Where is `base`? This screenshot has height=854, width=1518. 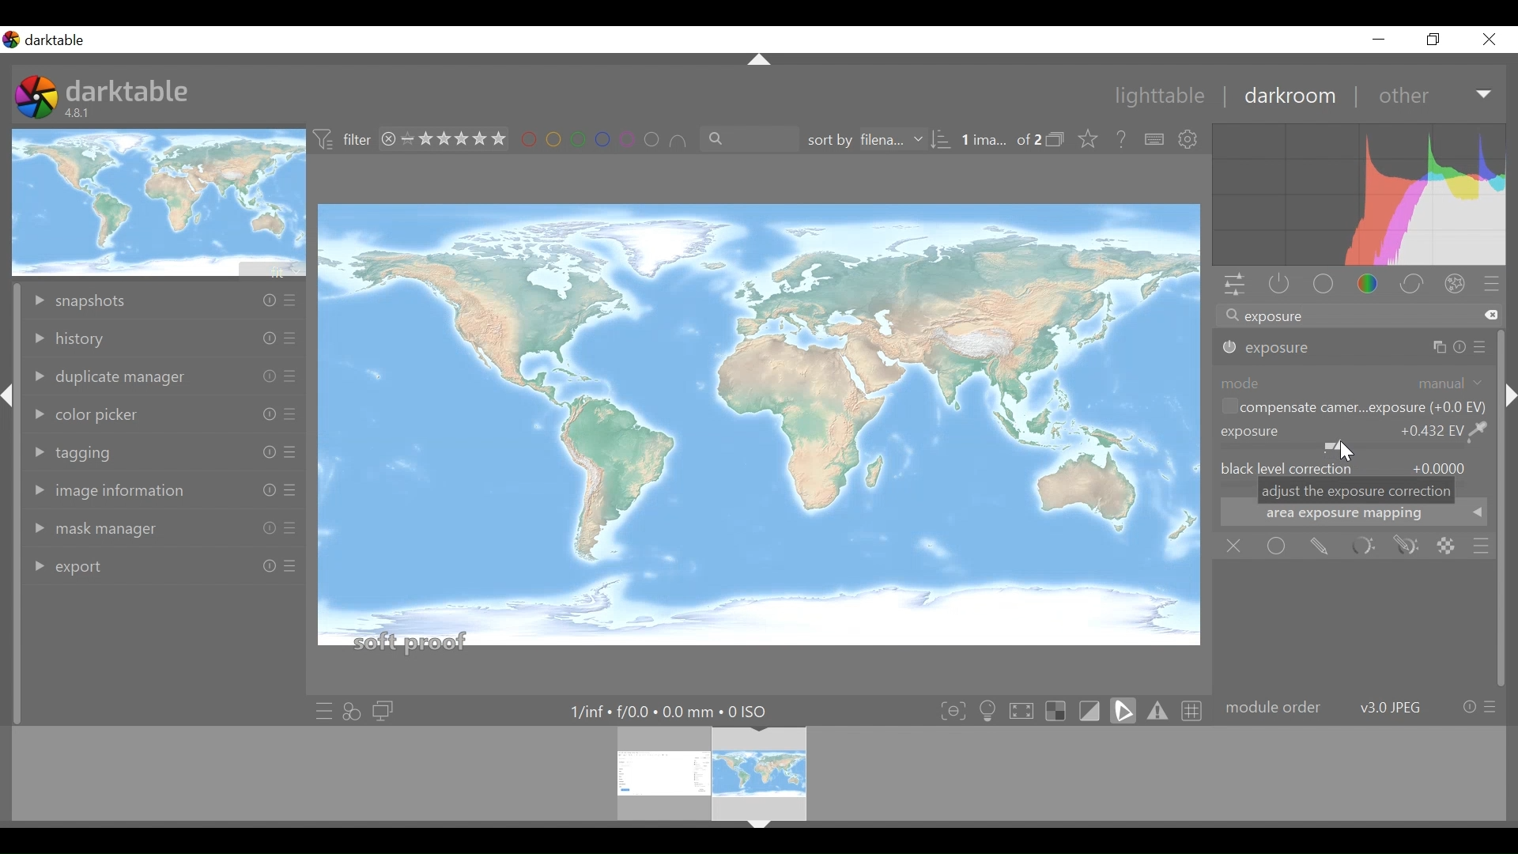
base is located at coordinates (1325, 285).